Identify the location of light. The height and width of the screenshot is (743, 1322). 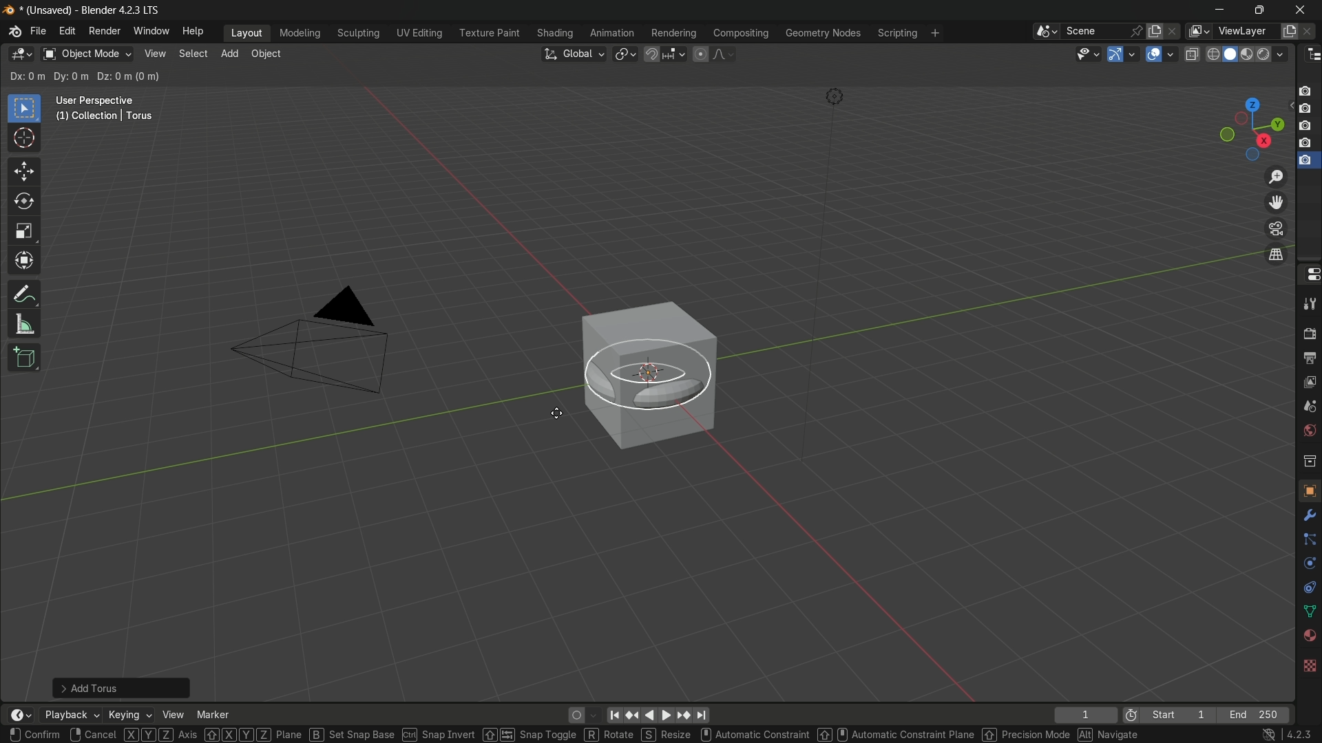
(834, 97).